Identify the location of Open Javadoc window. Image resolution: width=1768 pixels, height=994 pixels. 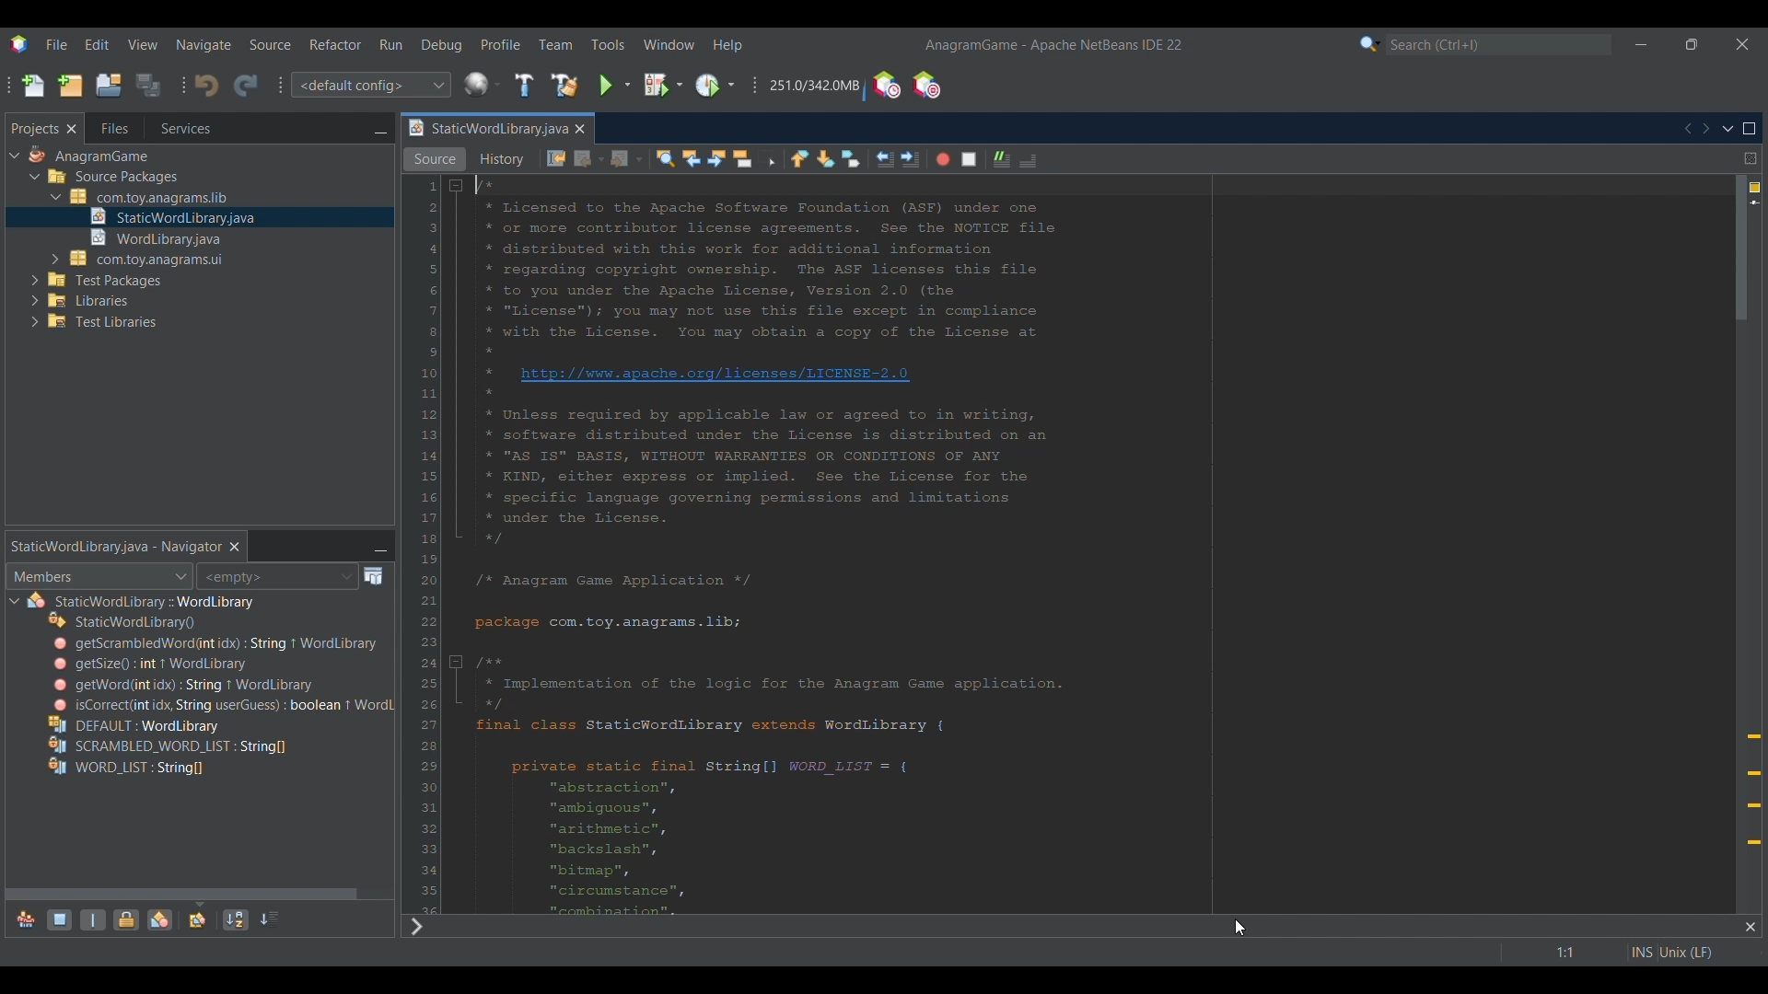
(374, 576).